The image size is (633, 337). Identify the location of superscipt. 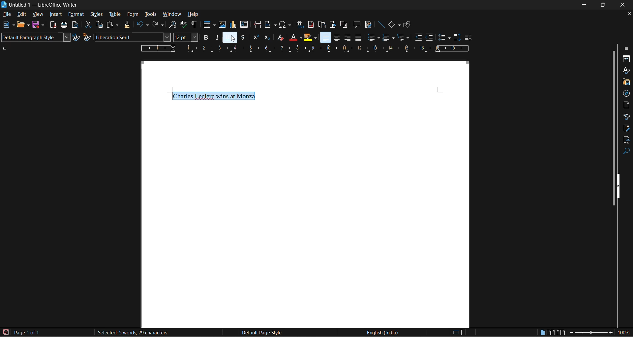
(255, 38).